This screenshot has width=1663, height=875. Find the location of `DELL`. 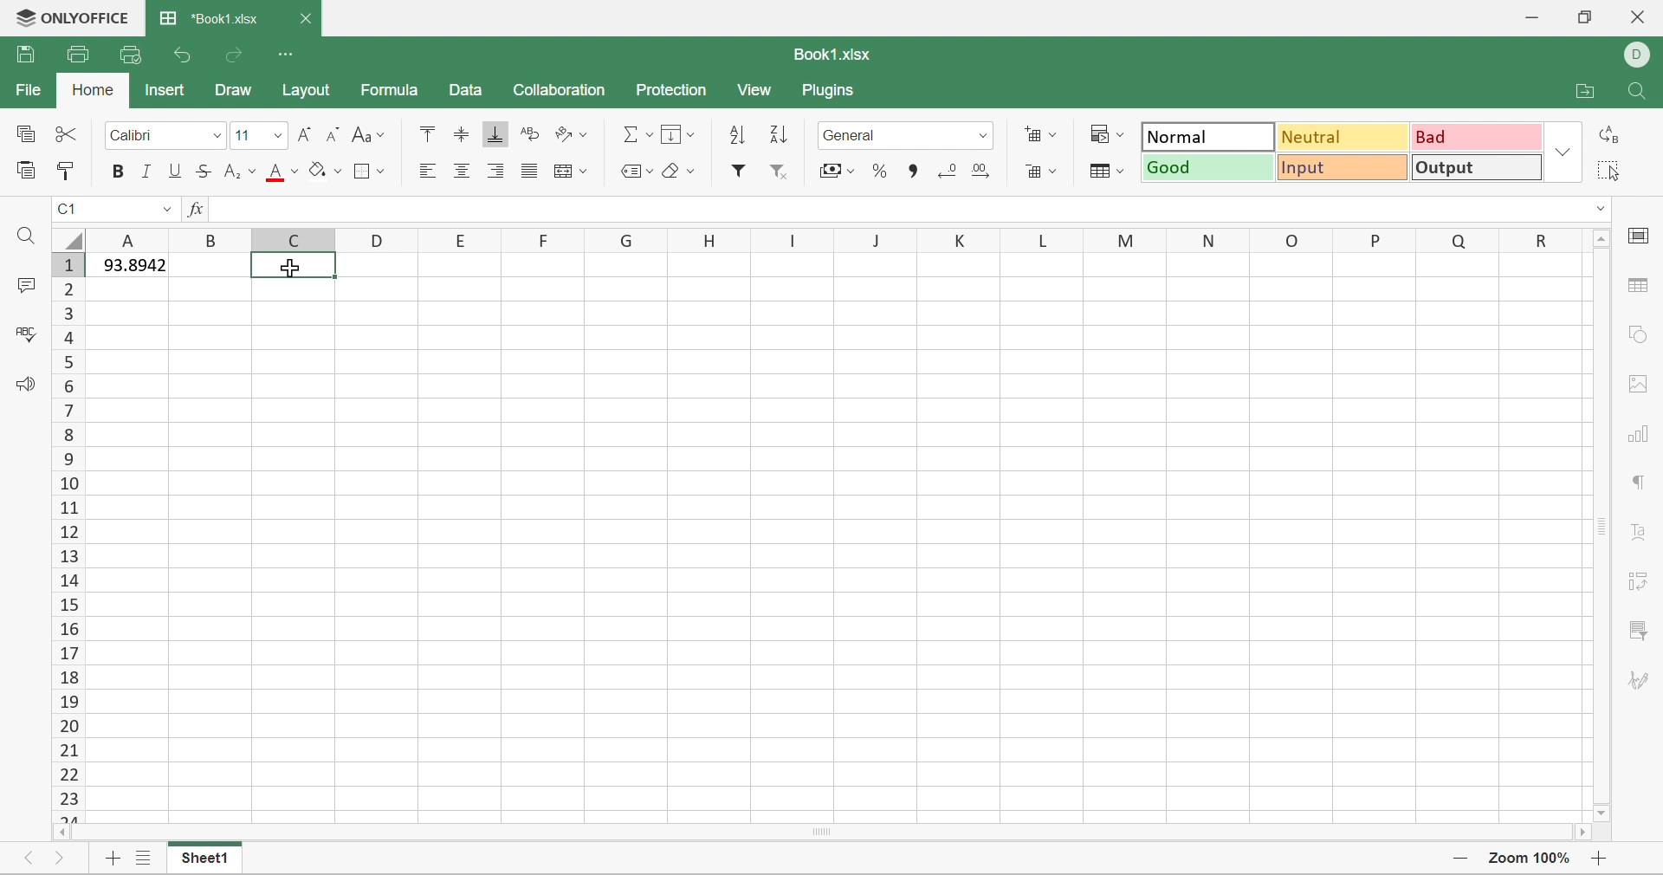

DELL is located at coordinates (1640, 53).